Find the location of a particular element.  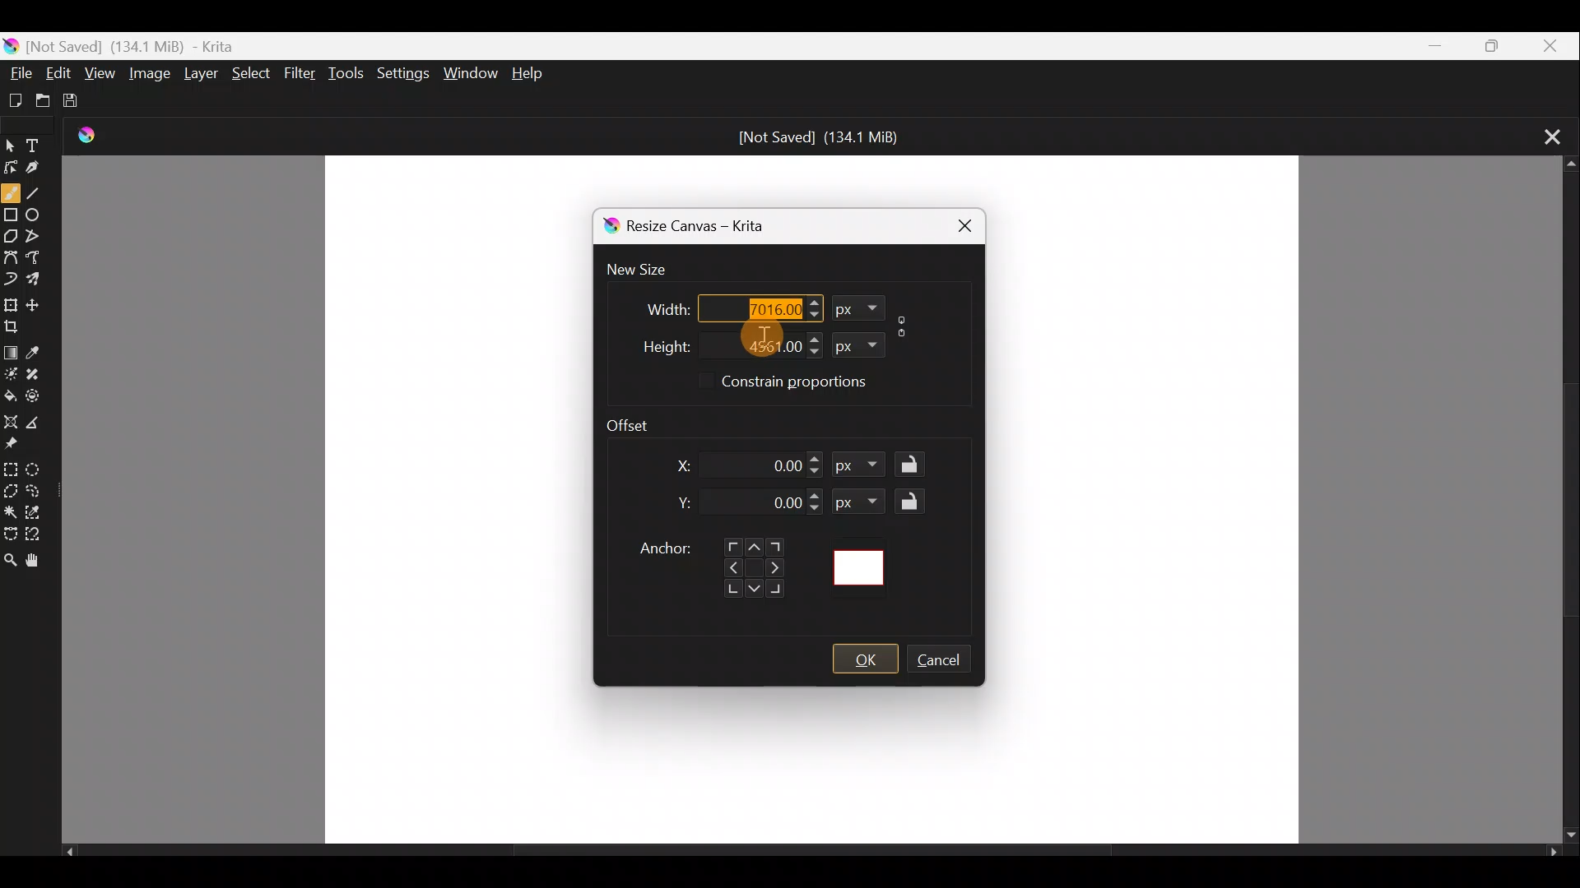

Offset is located at coordinates (640, 419).